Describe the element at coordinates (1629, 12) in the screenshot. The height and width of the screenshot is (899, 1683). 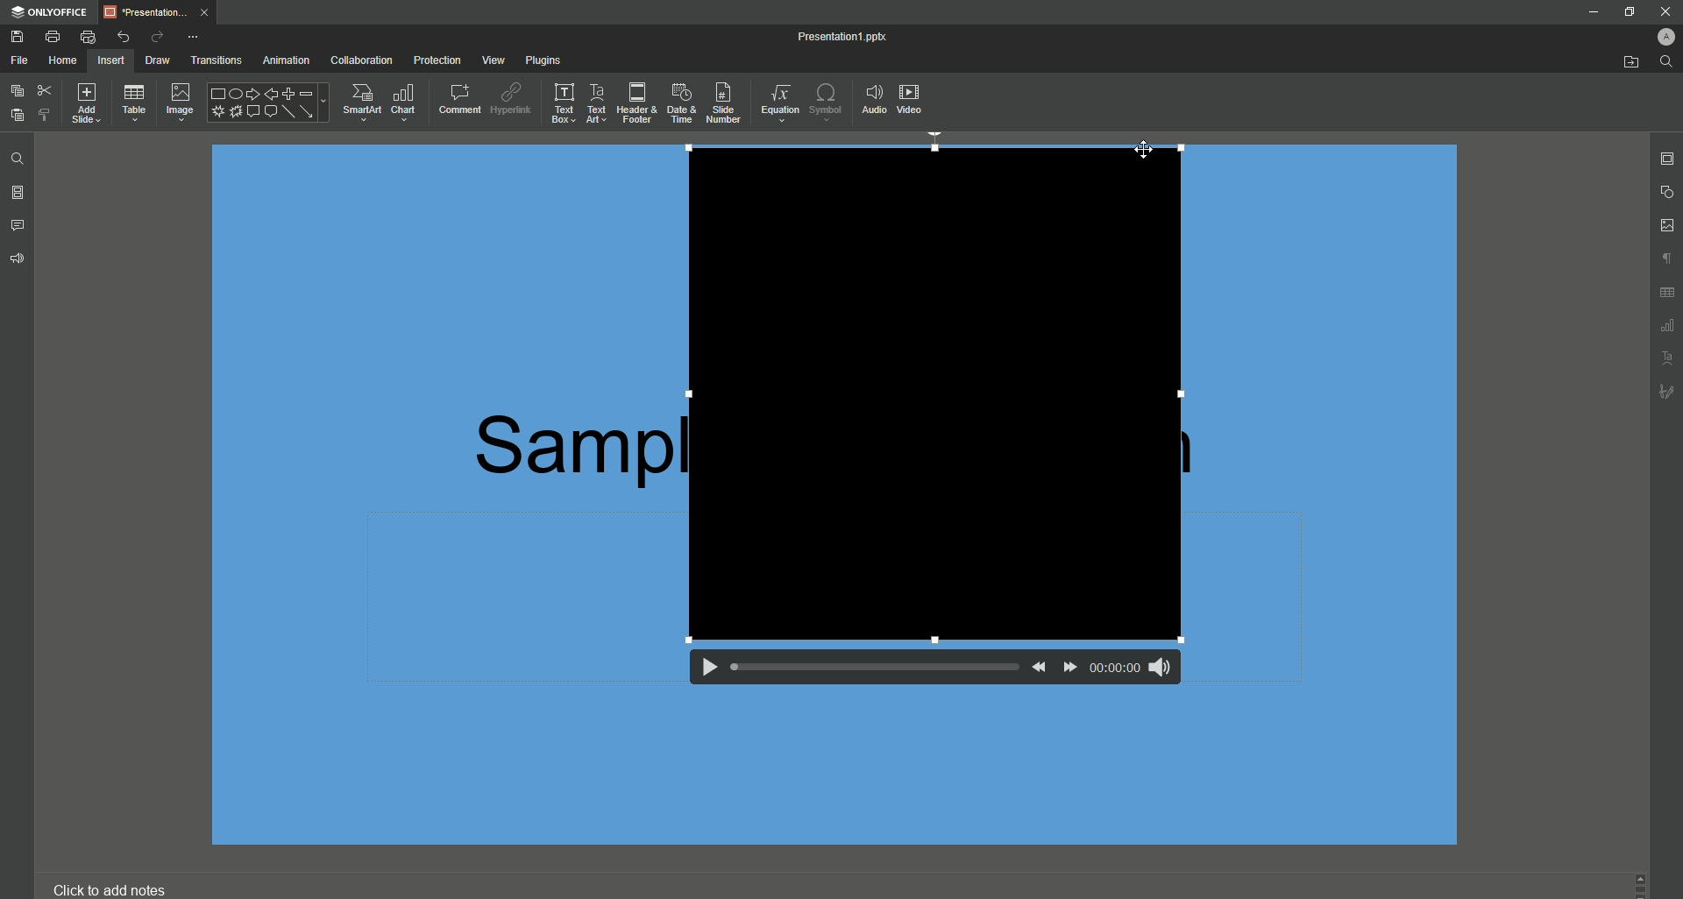
I see `Restore` at that location.